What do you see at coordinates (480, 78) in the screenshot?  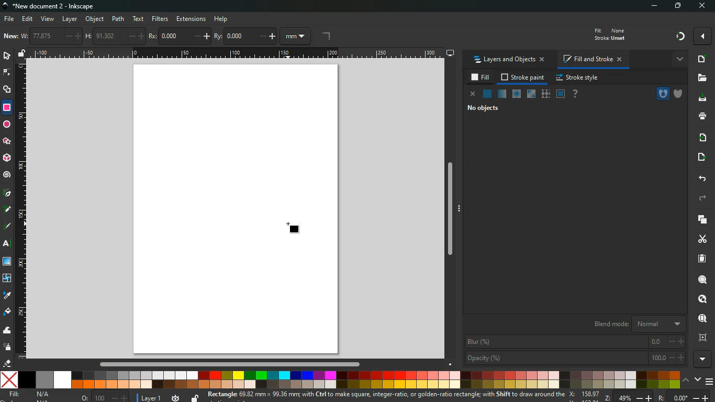 I see `fill` at bounding box center [480, 78].